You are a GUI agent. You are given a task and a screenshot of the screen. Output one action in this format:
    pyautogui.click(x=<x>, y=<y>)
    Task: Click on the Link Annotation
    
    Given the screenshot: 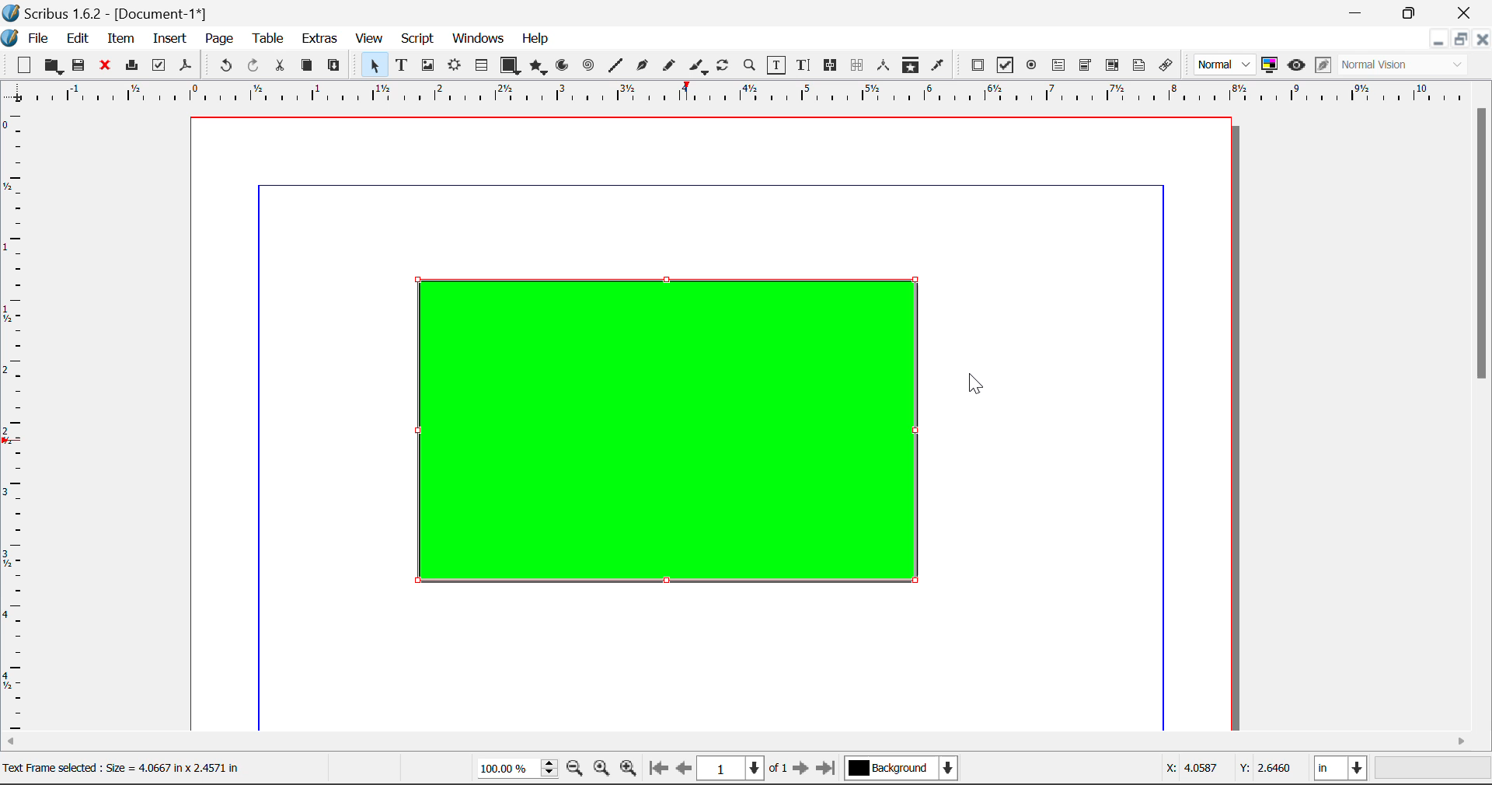 What is the action you would take?
    pyautogui.click(x=1165, y=65)
    